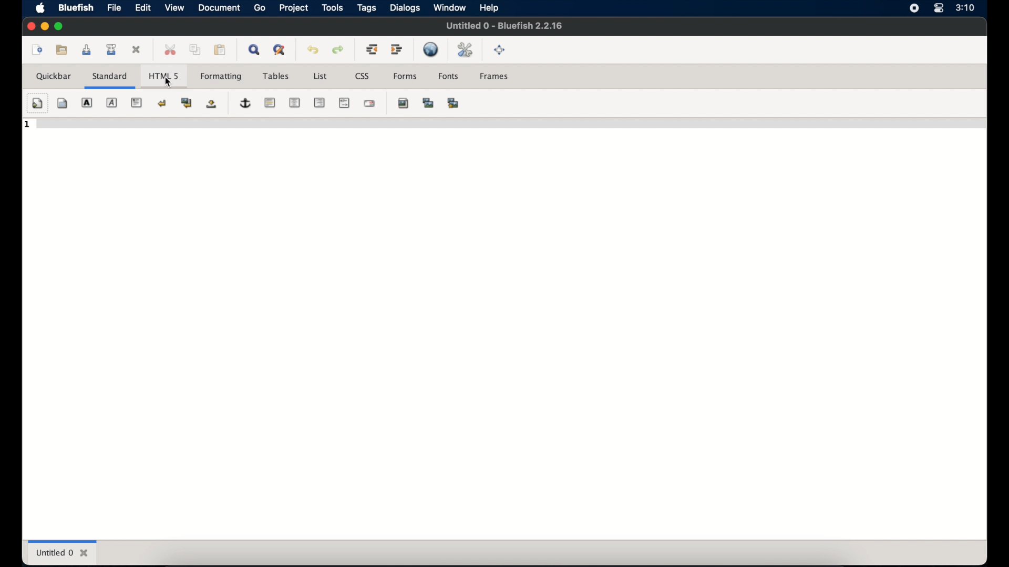  What do you see at coordinates (219, 8) in the screenshot?
I see `document` at bounding box center [219, 8].